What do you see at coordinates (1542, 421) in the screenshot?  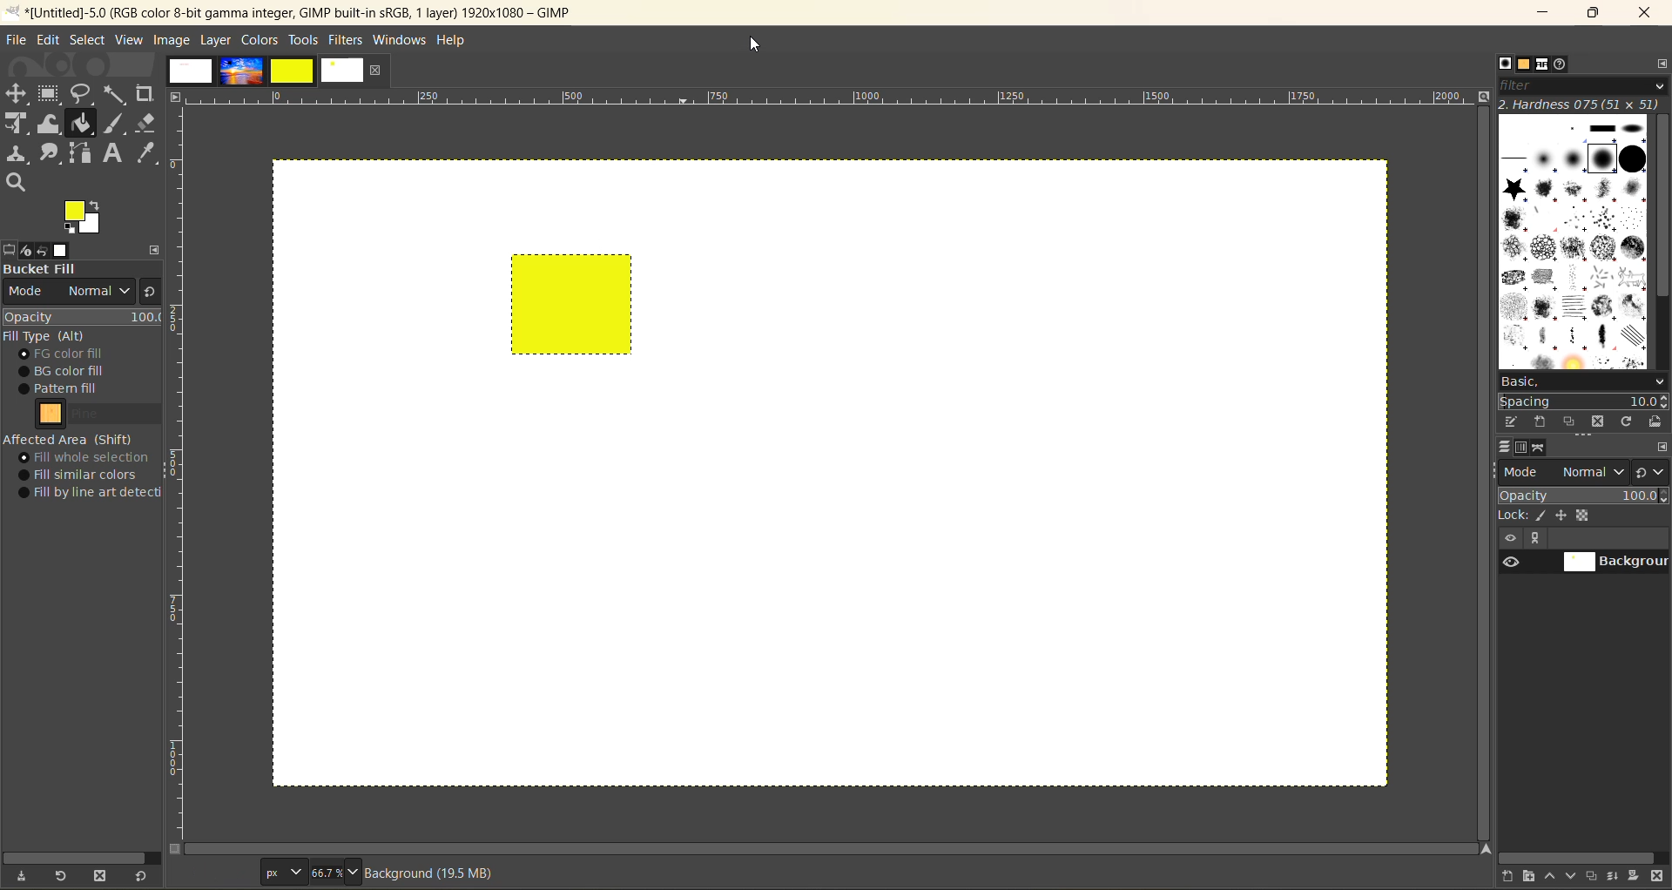 I see `create a new brush` at bounding box center [1542, 421].